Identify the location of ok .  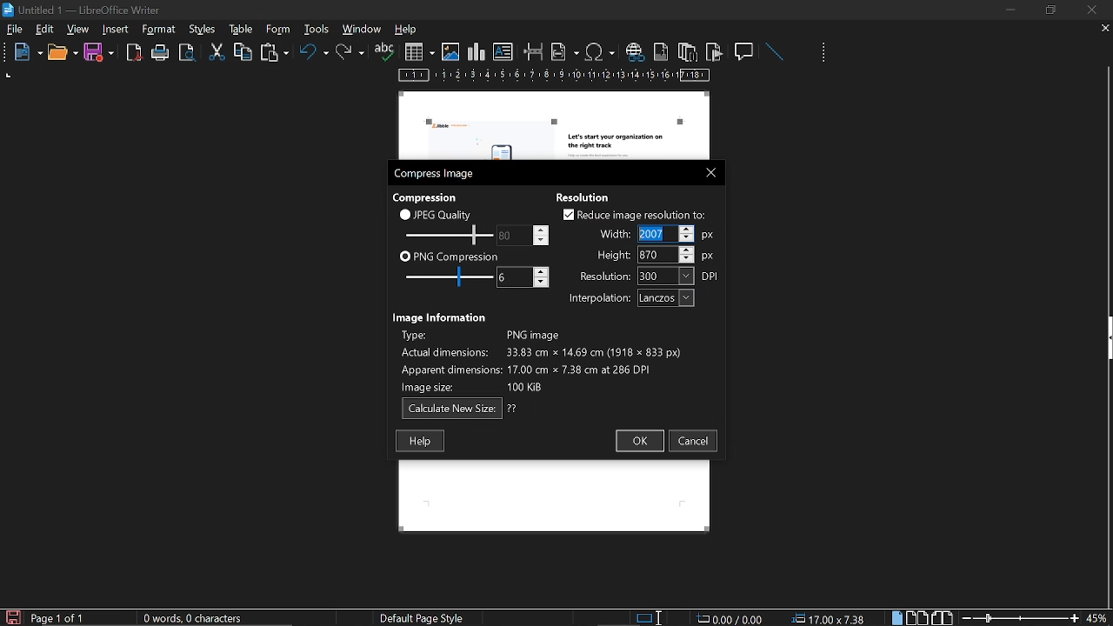
(638, 442).